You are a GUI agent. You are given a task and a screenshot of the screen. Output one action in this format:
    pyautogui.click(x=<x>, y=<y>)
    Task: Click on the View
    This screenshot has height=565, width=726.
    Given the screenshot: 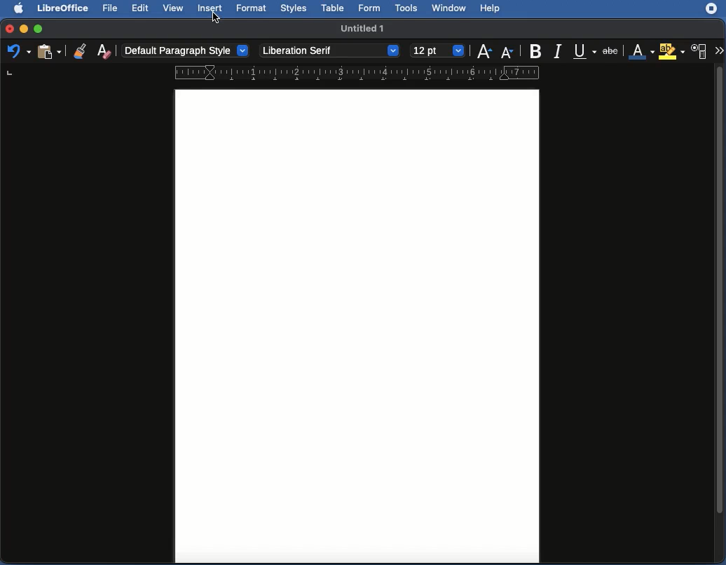 What is the action you would take?
    pyautogui.click(x=173, y=8)
    